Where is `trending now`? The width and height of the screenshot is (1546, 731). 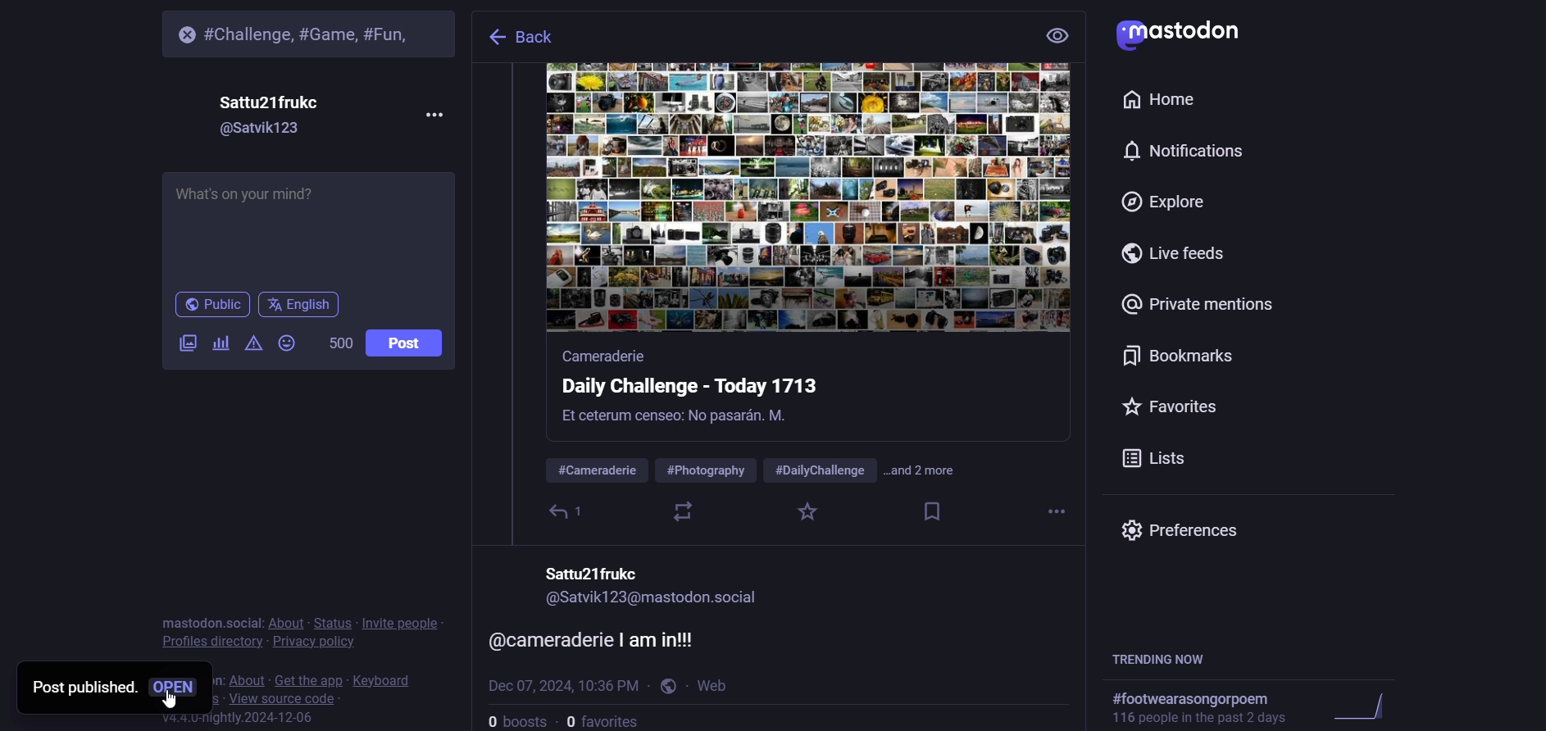
trending now is located at coordinates (1167, 658).